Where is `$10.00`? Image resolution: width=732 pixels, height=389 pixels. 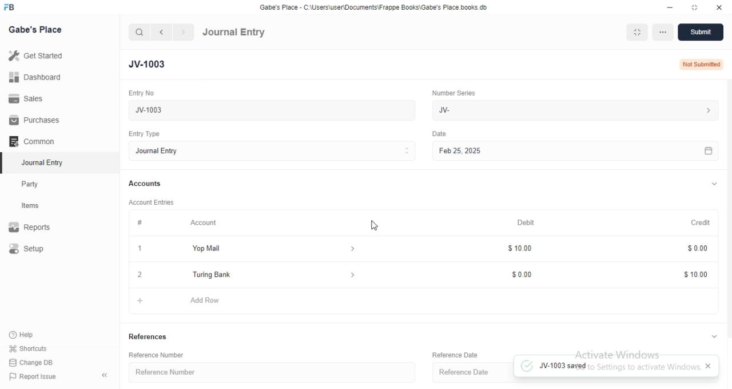
$10.00 is located at coordinates (521, 249).